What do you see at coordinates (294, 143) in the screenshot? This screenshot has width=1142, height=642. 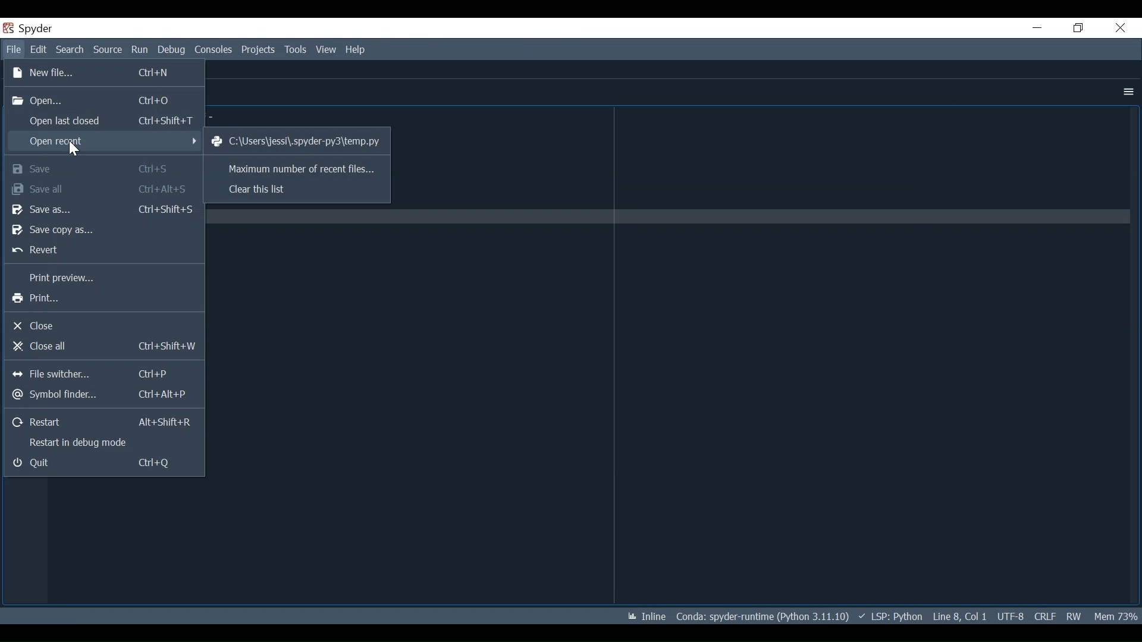 I see `C:\Users\jessi\spyder-py3\temp.py` at bounding box center [294, 143].